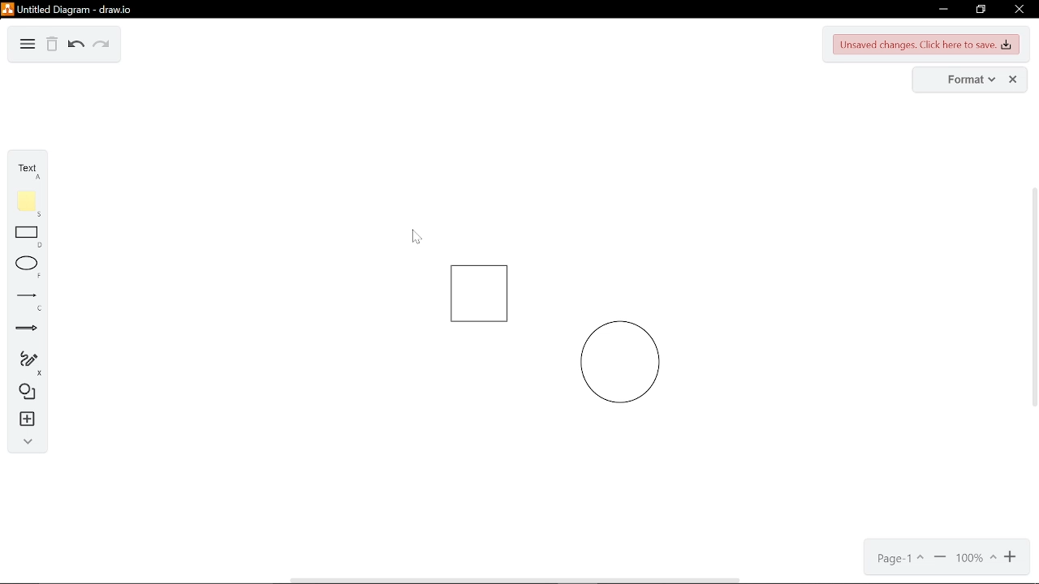 The image size is (1039, 584). Describe the element at coordinates (100, 47) in the screenshot. I see `redo` at that location.